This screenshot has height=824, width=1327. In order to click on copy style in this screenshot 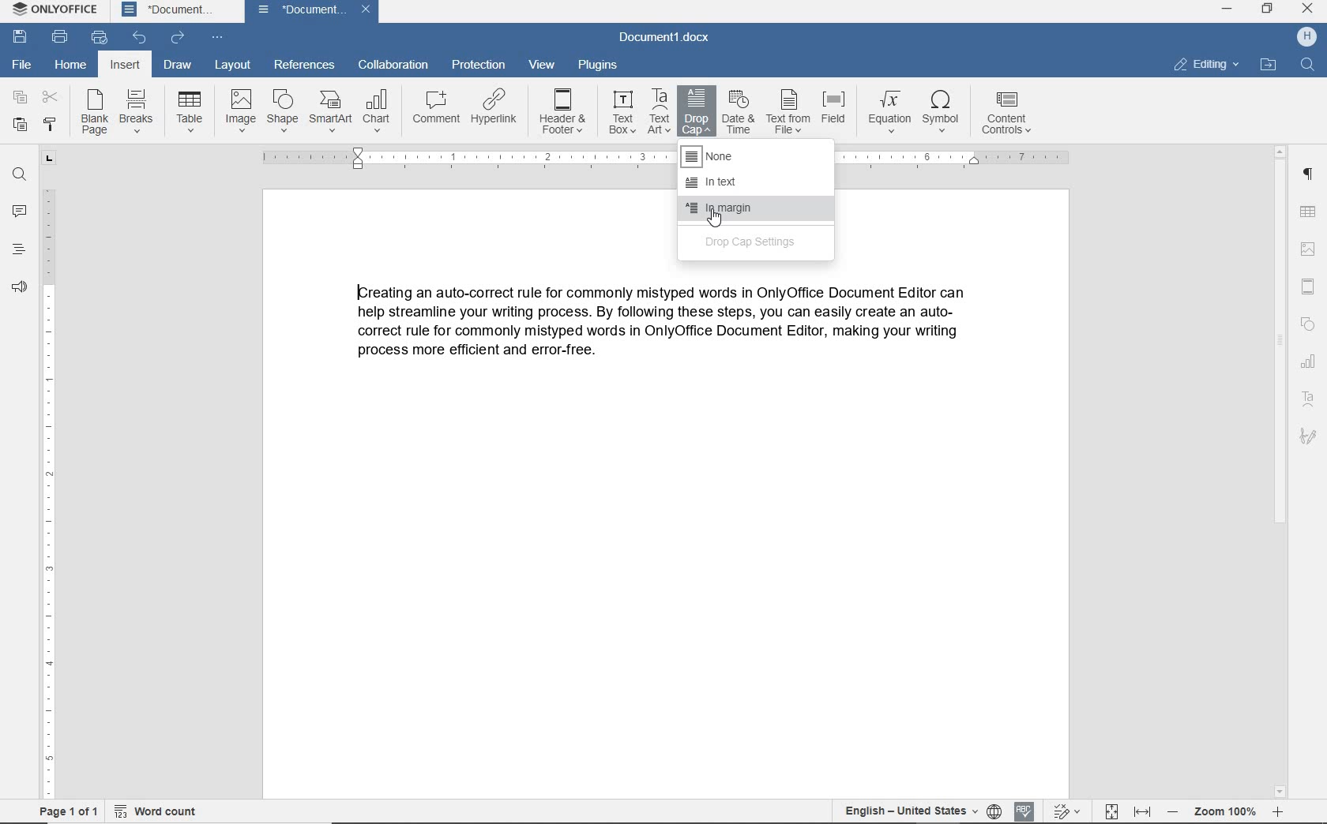, I will do `click(50, 125)`.